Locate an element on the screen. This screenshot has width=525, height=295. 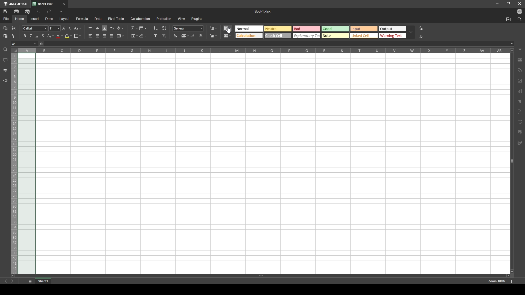
layout is located at coordinates (65, 19).